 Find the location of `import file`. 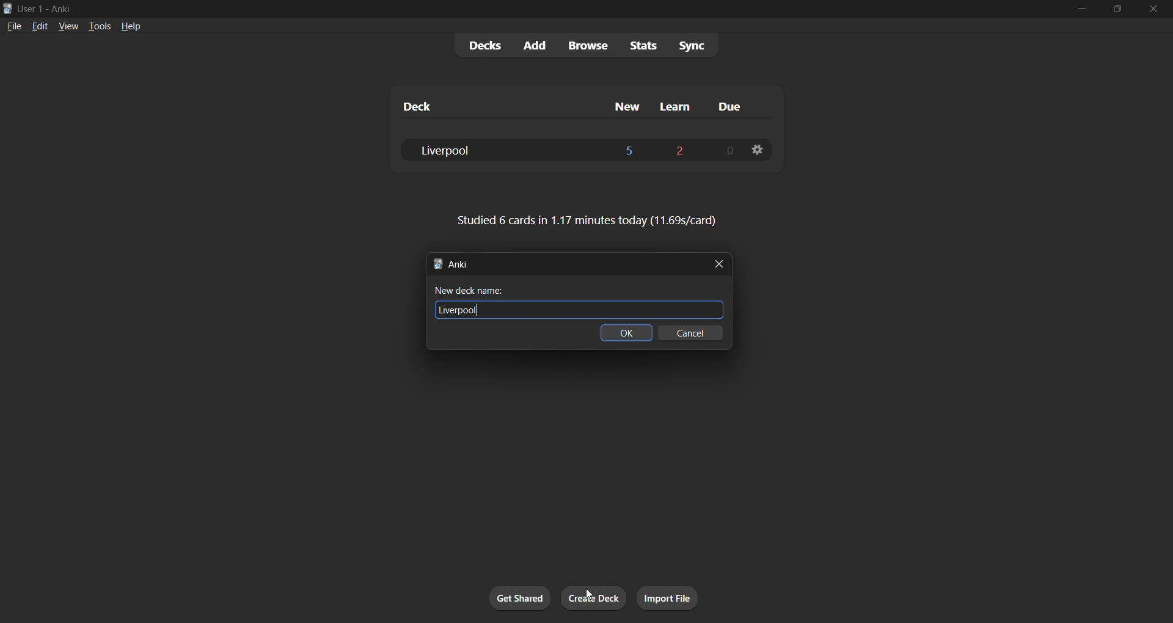

import file is located at coordinates (667, 599).